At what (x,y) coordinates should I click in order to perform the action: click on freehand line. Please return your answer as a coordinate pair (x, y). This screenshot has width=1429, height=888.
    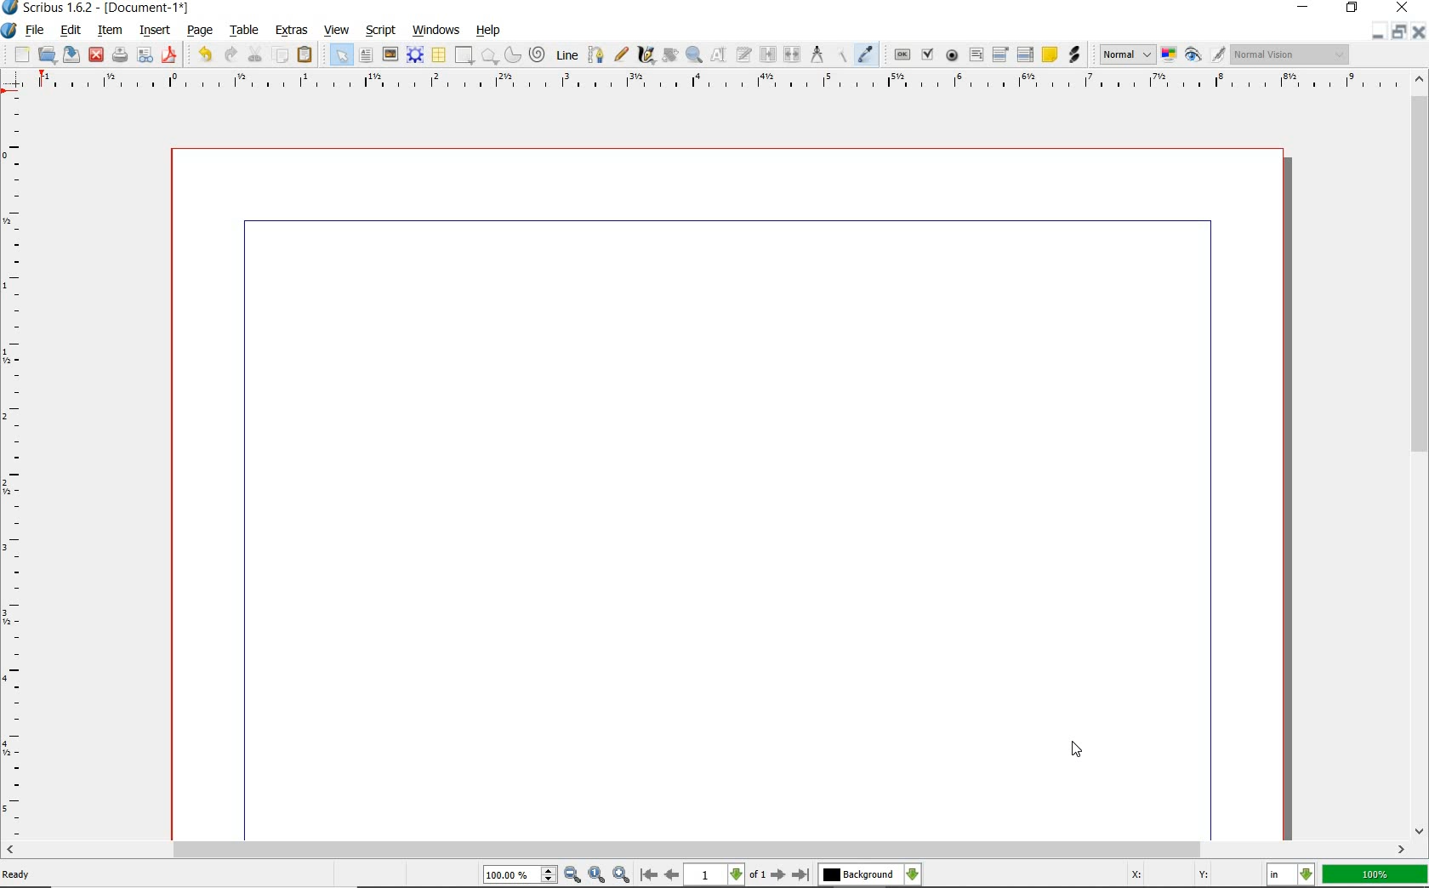
    Looking at the image, I should click on (622, 54).